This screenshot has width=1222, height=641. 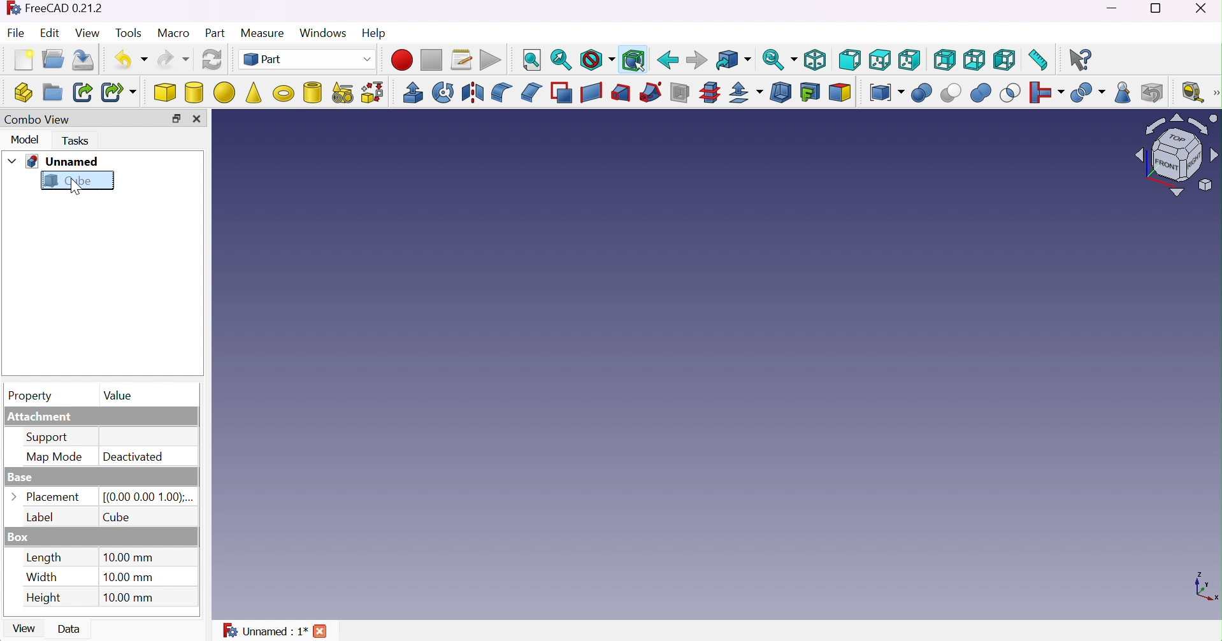 I want to click on Create group, so click(x=54, y=90).